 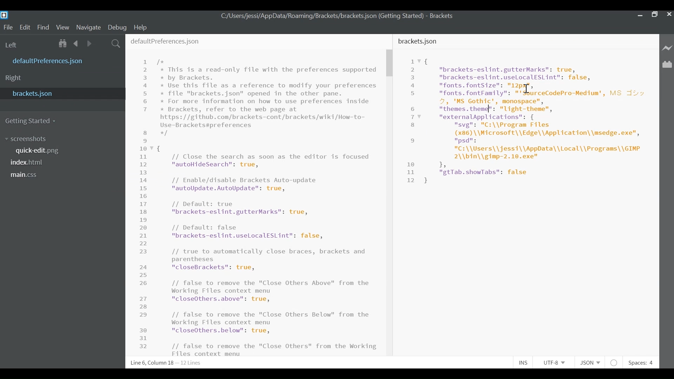 What do you see at coordinates (389, 64) in the screenshot?
I see `Vertical Scroll bar` at bounding box center [389, 64].